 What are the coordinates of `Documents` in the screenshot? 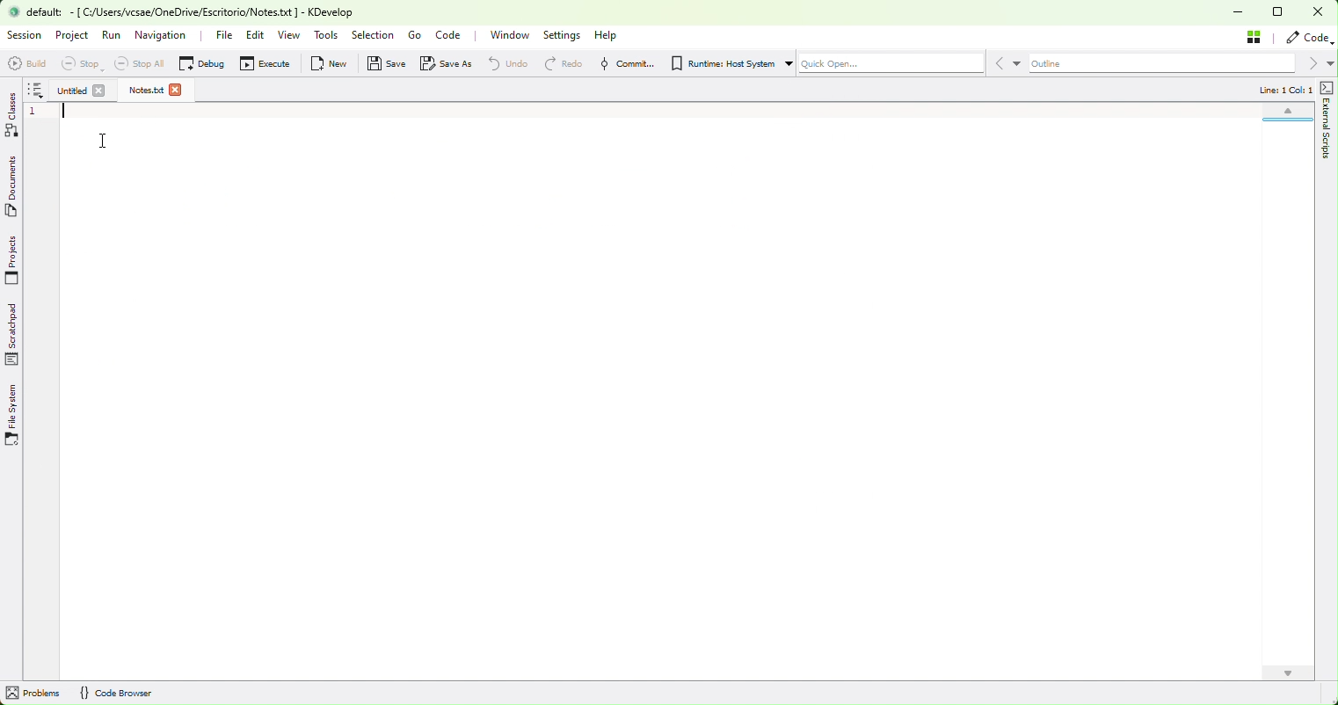 It's located at (15, 189).